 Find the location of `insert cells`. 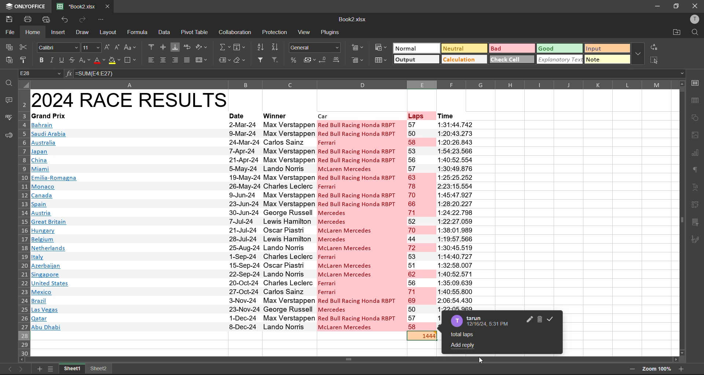

insert cells is located at coordinates (359, 48).